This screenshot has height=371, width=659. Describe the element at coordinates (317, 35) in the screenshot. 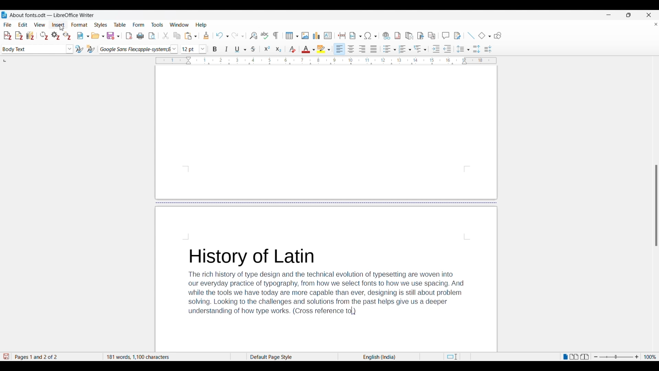

I see `Insert graph` at that location.